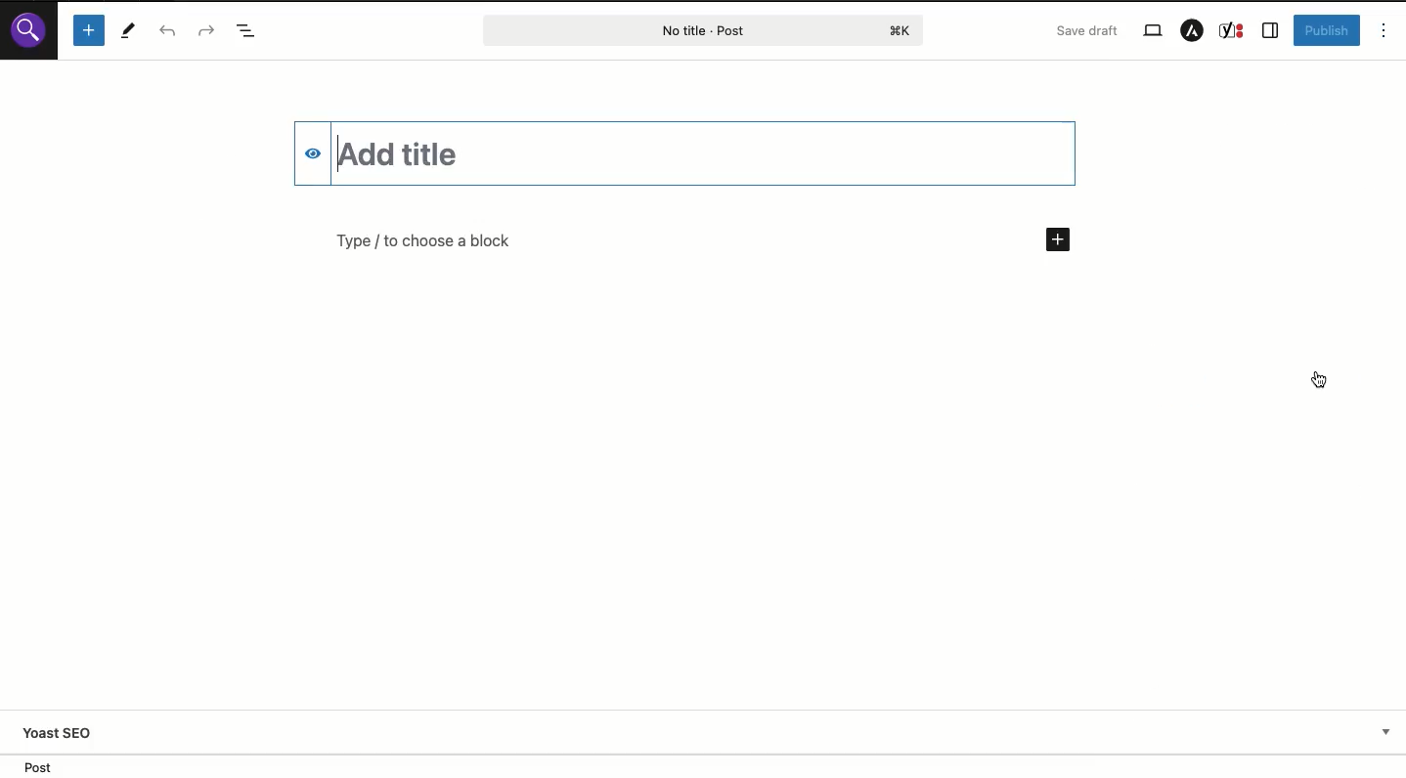 The height and width of the screenshot is (778, 1406). I want to click on Post, so click(701, 30).